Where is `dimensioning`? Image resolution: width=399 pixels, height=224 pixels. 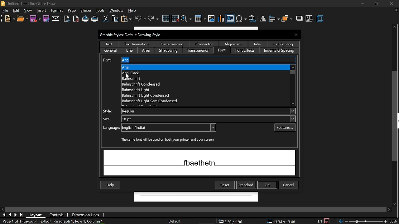
dimensioning is located at coordinates (172, 44).